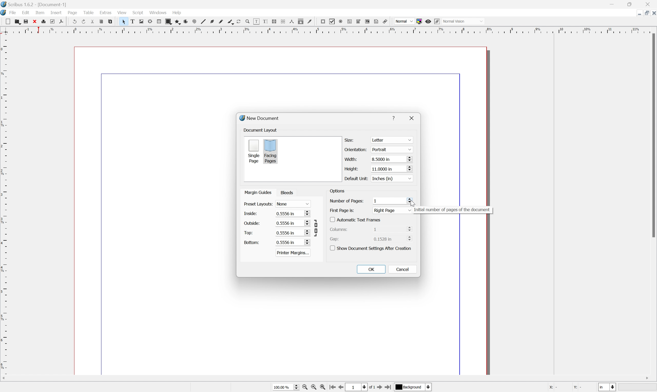 The height and width of the screenshot is (392, 657). I want to click on Scribus 1.6.2 - [Document-1], so click(36, 4).